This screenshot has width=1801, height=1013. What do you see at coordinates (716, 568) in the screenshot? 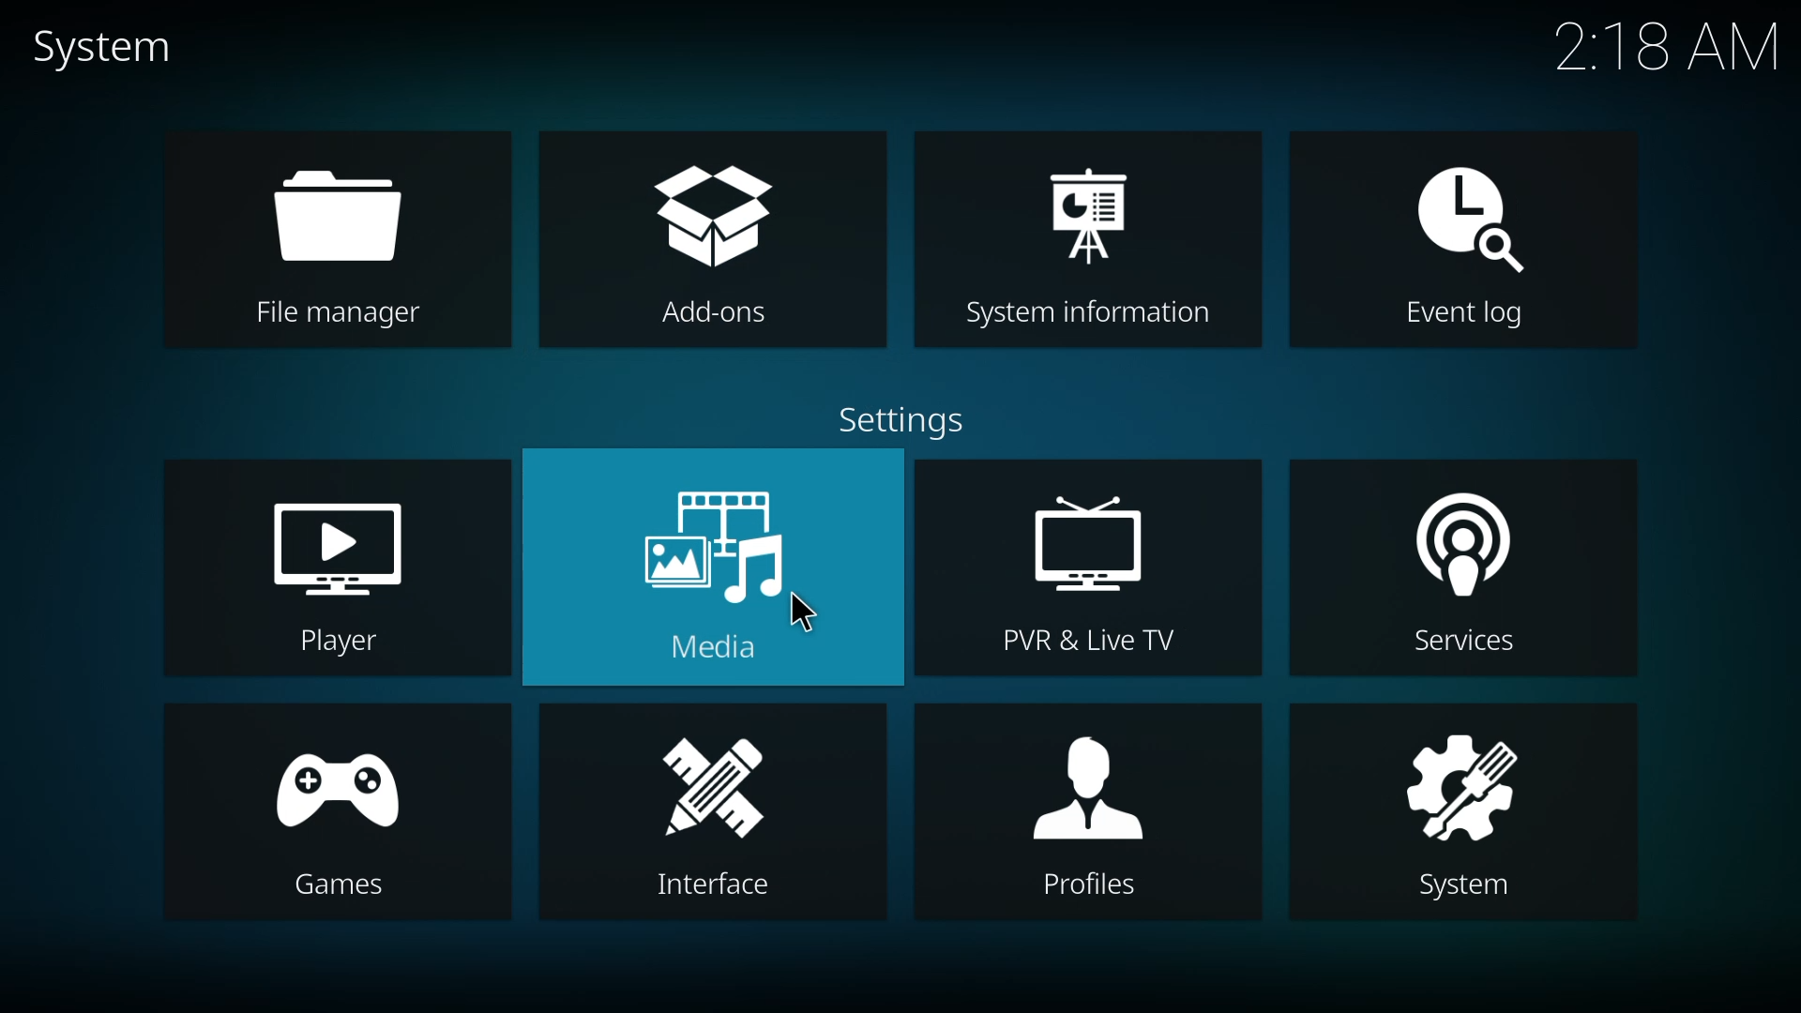
I see `media` at bounding box center [716, 568].